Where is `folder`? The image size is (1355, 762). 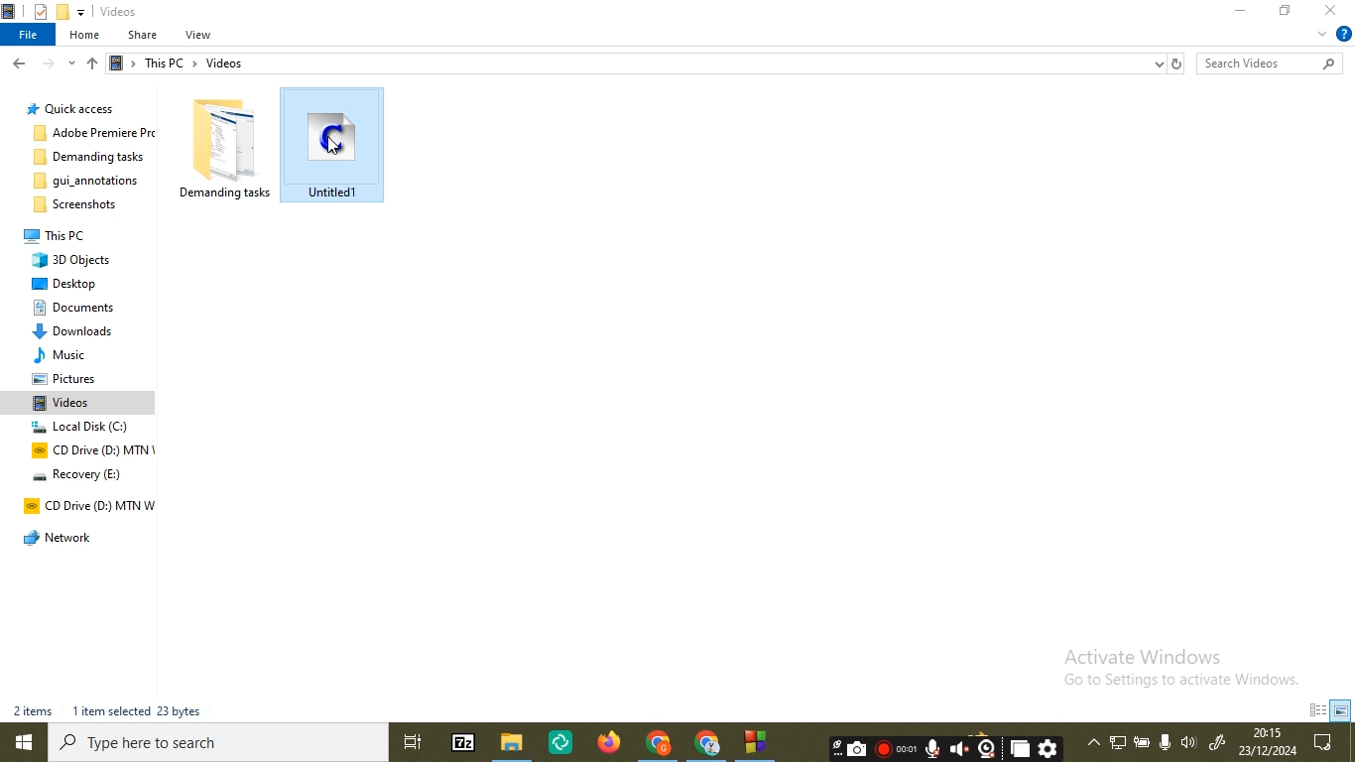 folder is located at coordinates (55, 234).